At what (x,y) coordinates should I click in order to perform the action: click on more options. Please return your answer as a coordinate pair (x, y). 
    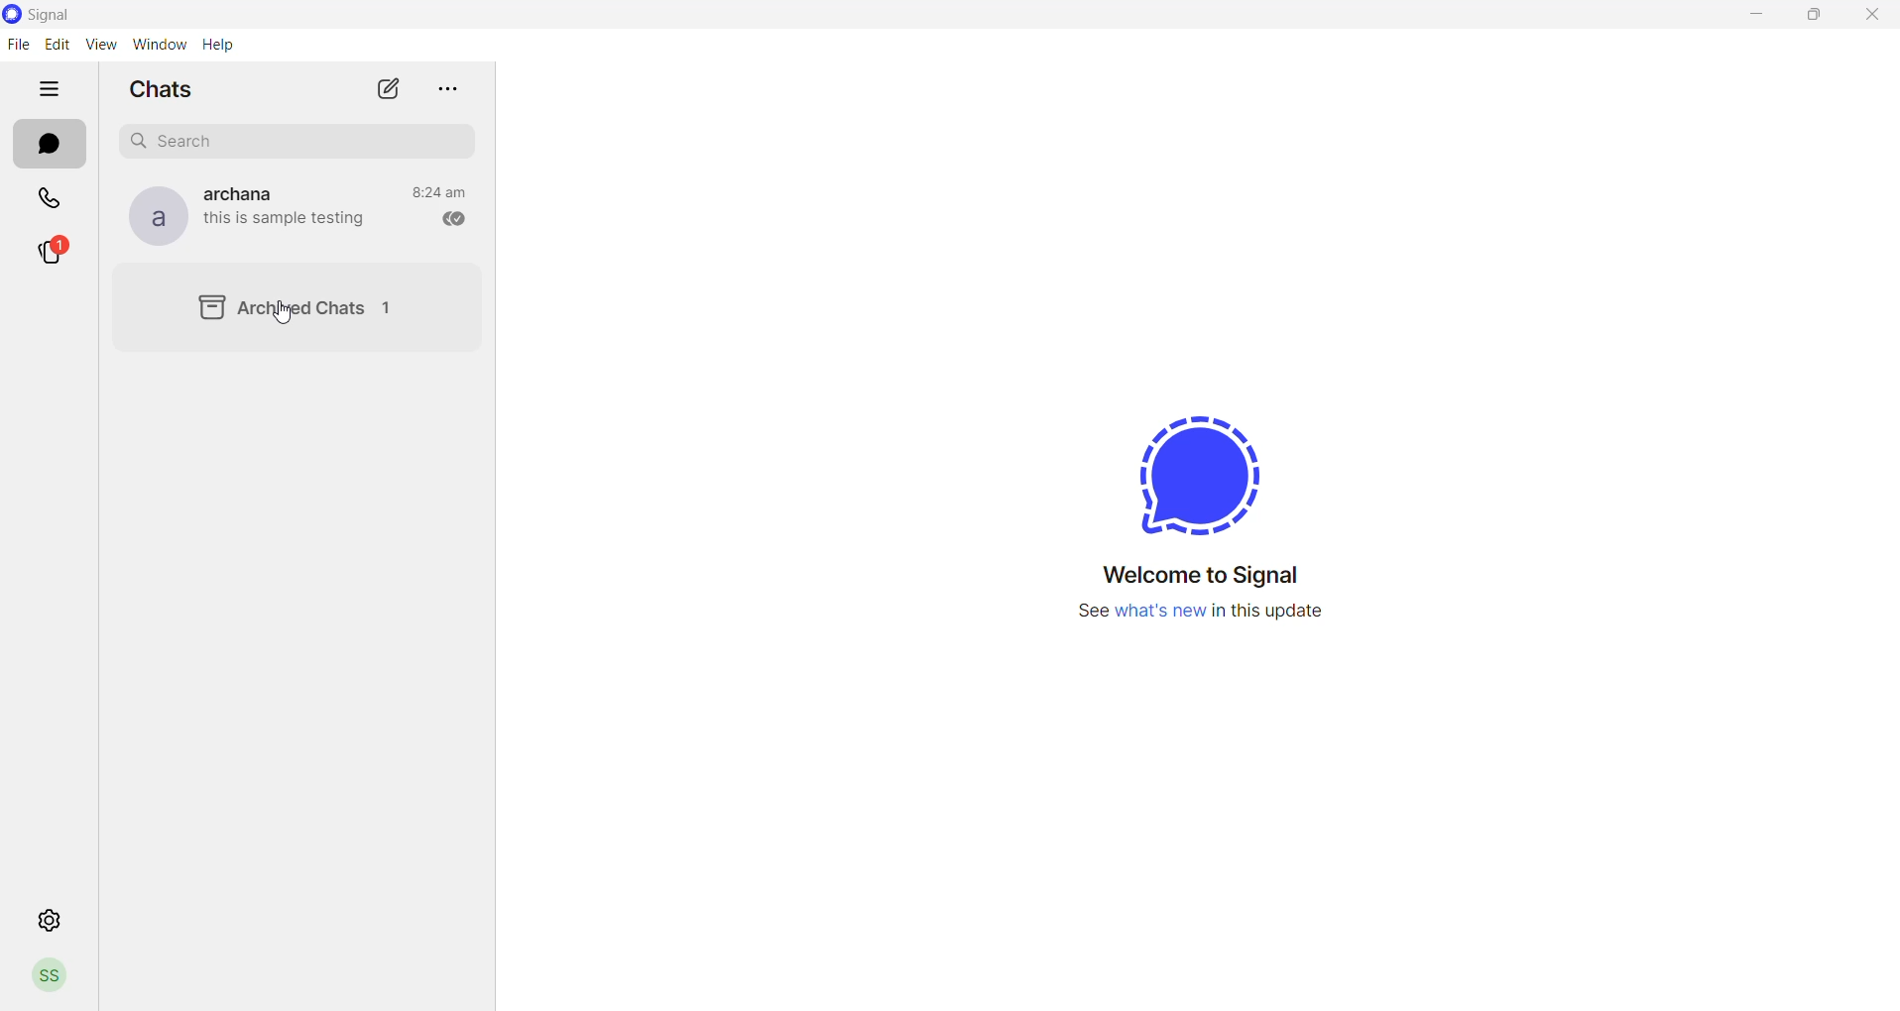
    Looking at the image, I should click on (453, 88).